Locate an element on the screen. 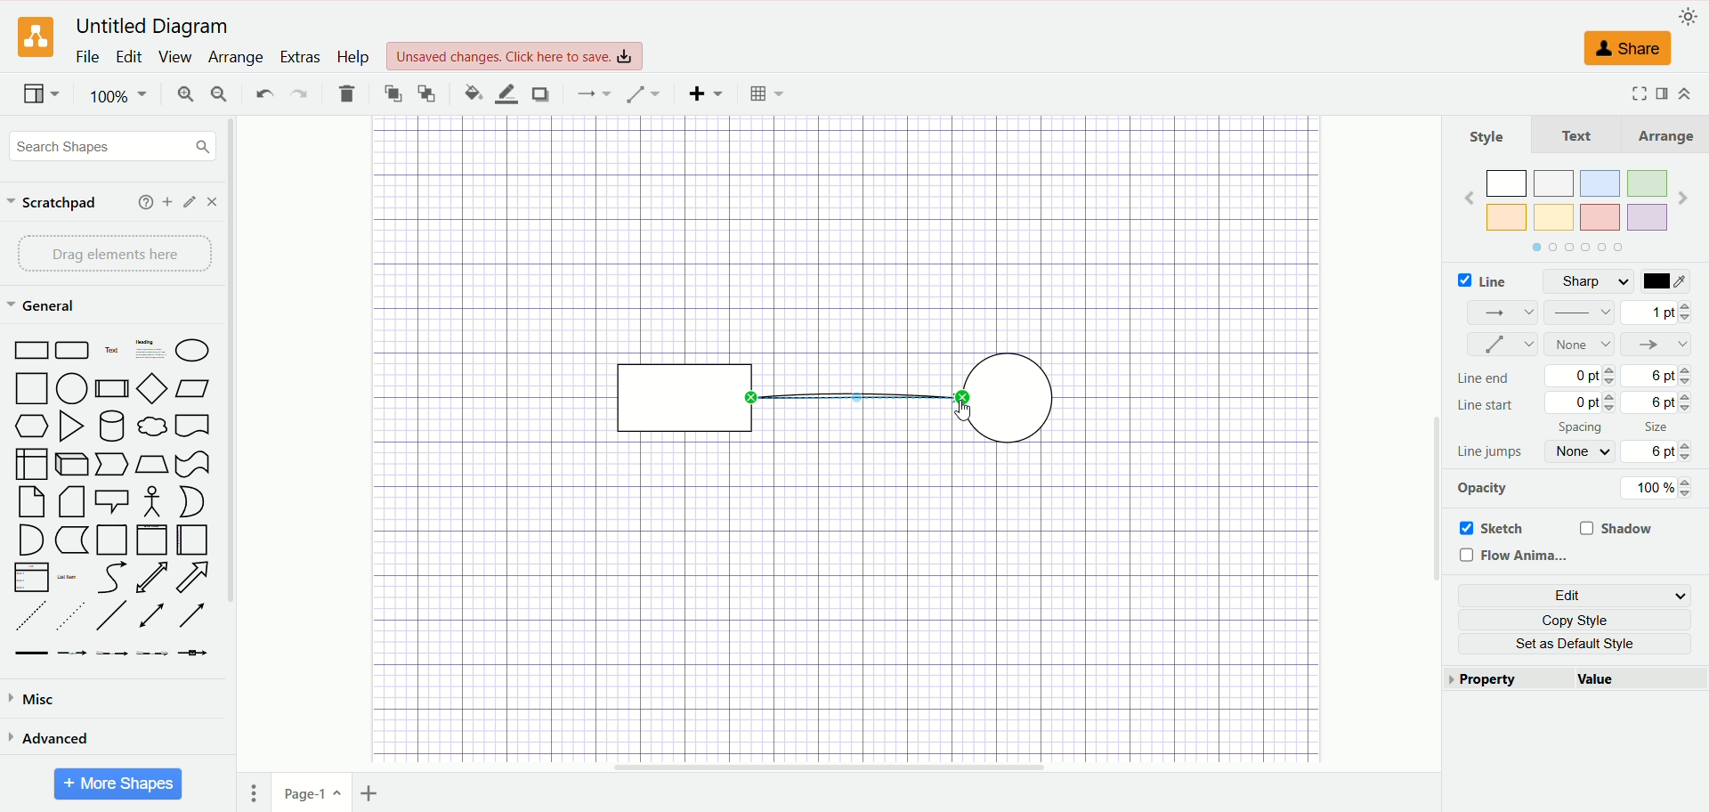 This screenshot has width=1709, height=812. line end is located at coordinates (1487, 380).